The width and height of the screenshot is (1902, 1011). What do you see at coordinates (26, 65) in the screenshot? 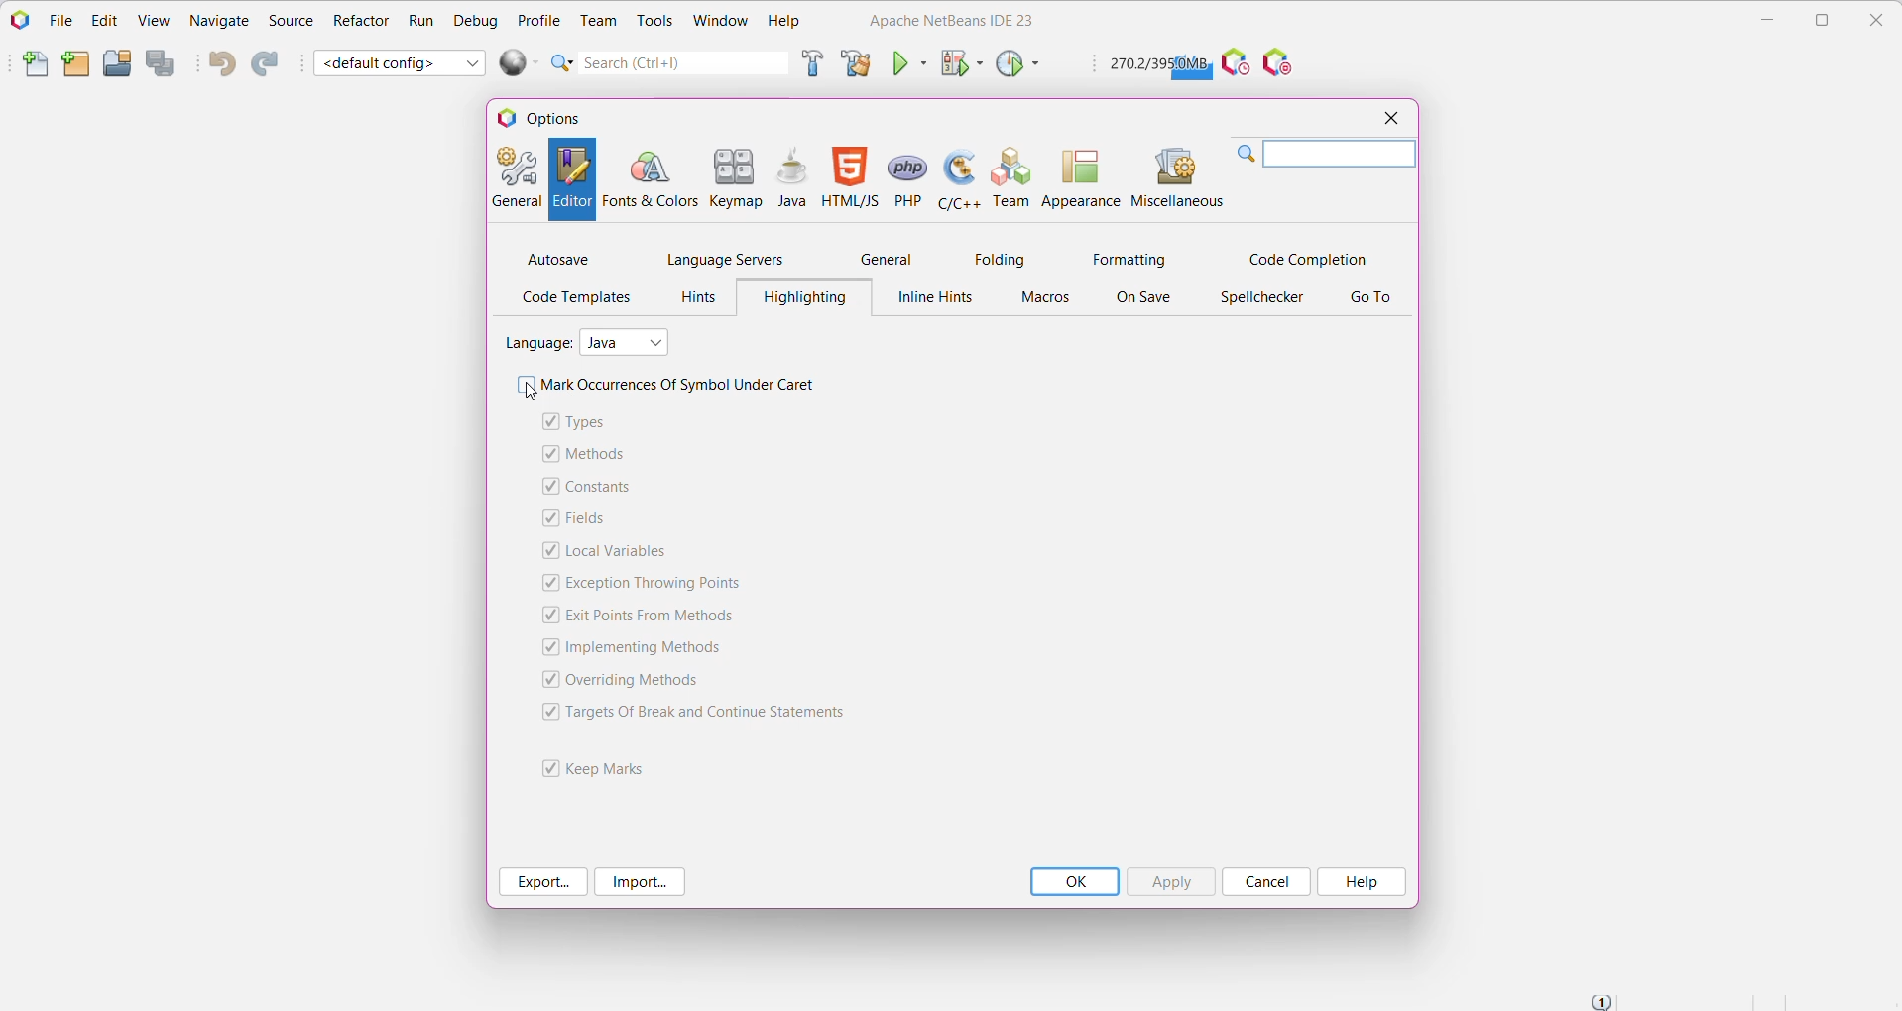
I see `New File` at bounding box center [26, 65].